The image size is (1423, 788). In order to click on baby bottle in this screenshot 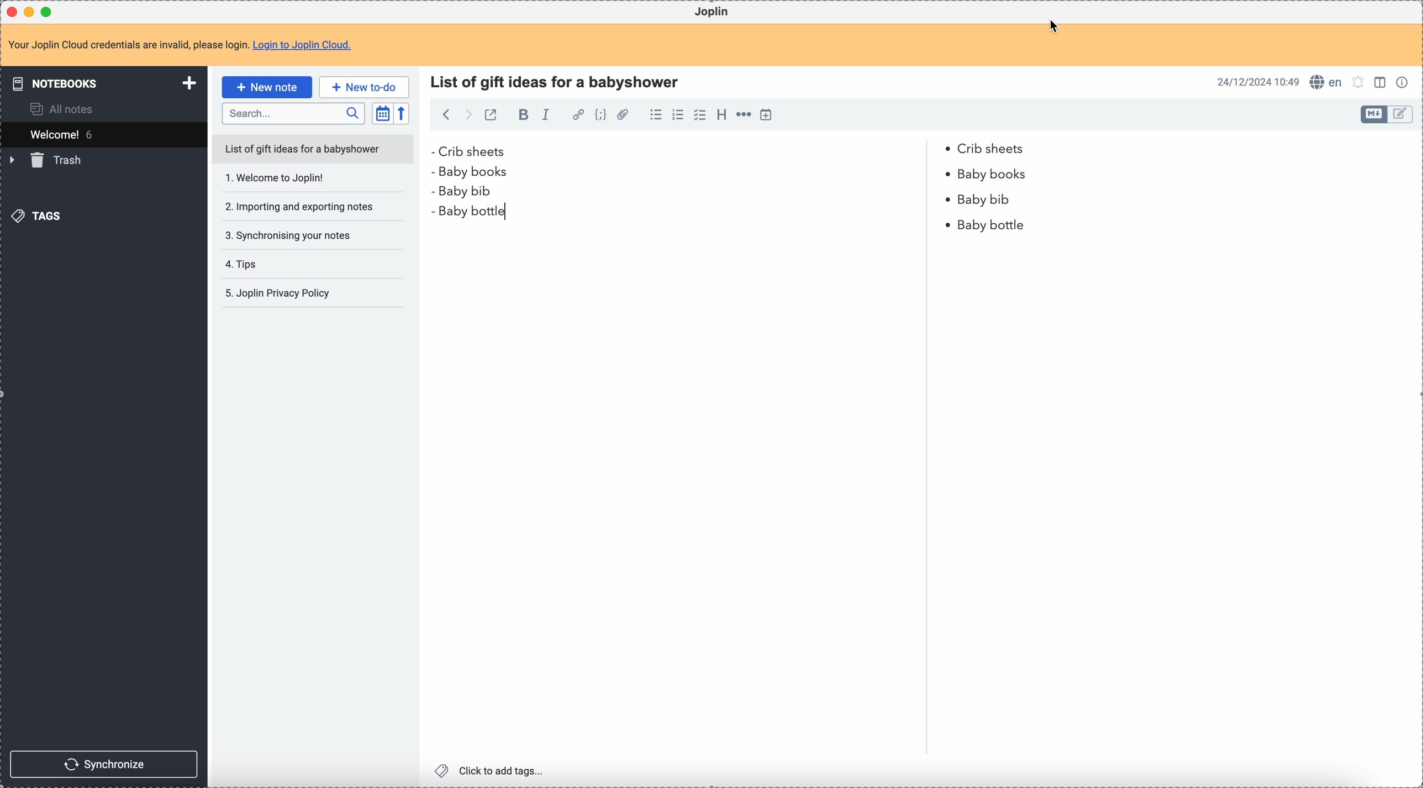, I will do `click(465, 216)`.